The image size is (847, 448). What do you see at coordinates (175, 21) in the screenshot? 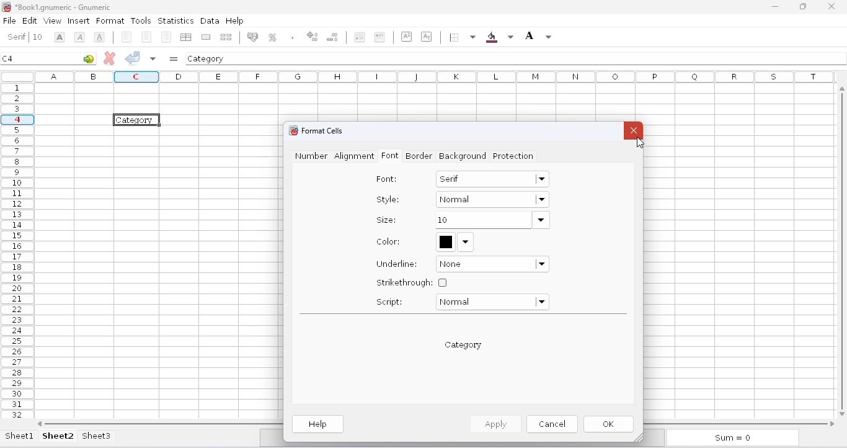
I see `statistics` at bounding box center [175, 21].